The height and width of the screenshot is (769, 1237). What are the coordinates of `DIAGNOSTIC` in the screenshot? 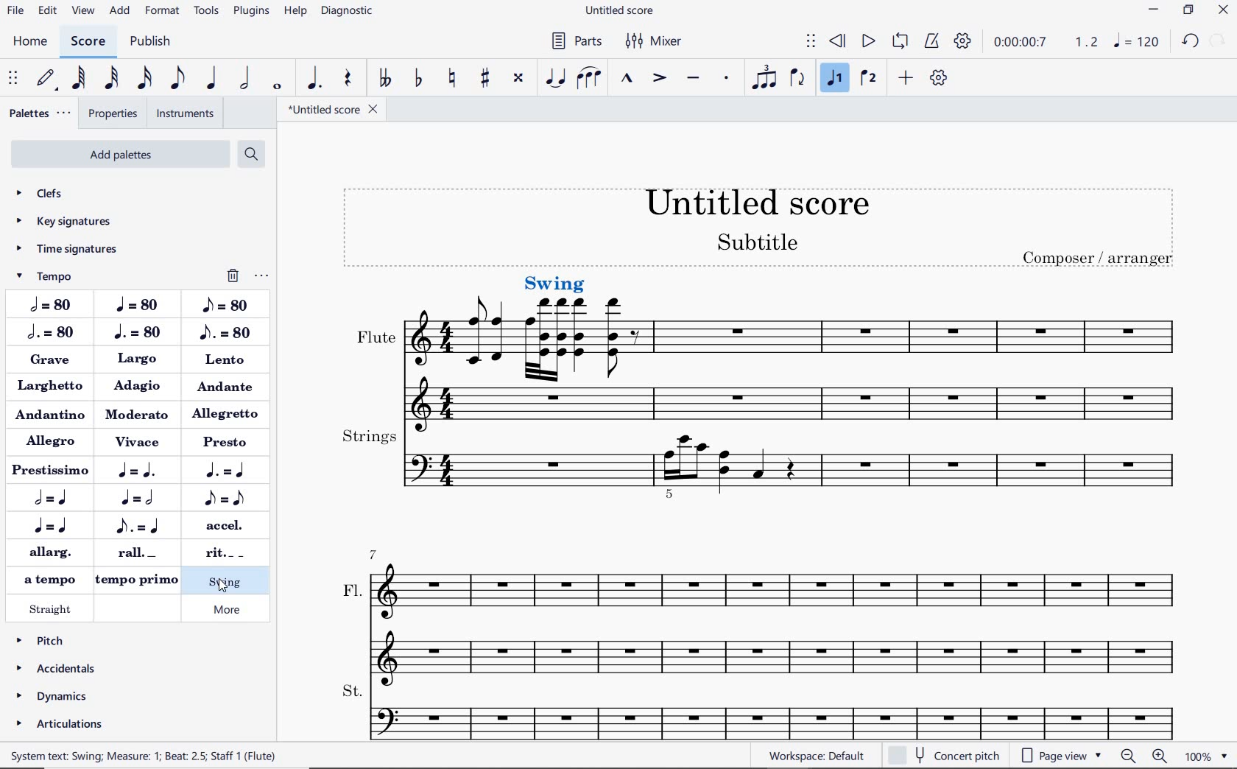 It's located at (346, 10).